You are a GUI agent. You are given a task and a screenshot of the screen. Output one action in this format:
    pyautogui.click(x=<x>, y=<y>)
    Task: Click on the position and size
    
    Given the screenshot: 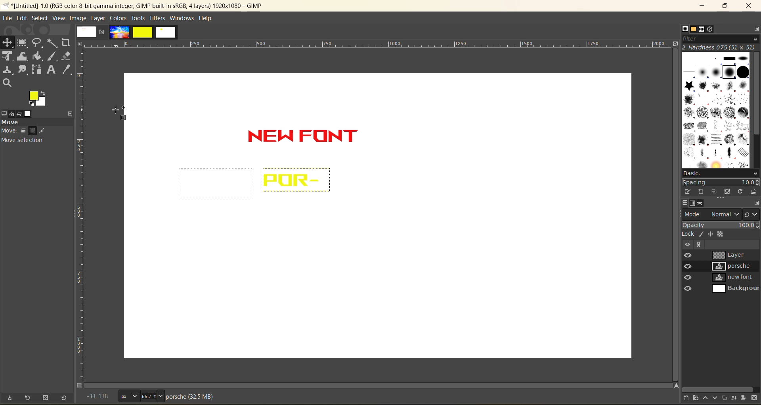 What is the action you would take?
    pyautogui.click(x=712, y=235)
    